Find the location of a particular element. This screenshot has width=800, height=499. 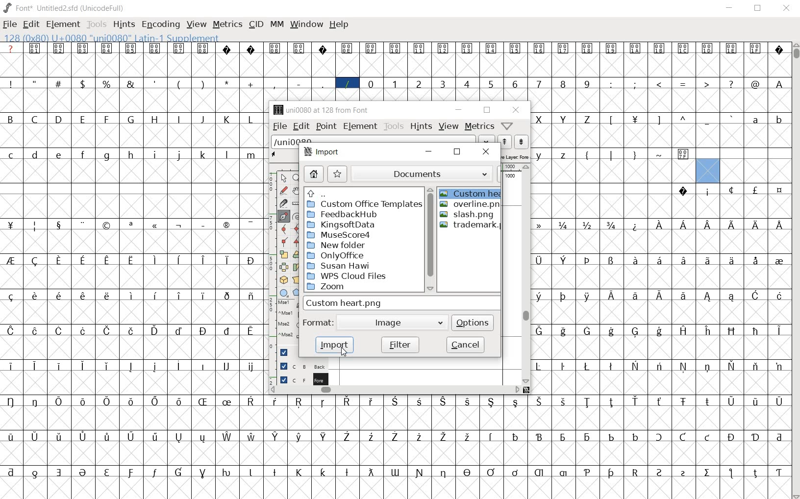

glyph is located at coordinates (611, 84).